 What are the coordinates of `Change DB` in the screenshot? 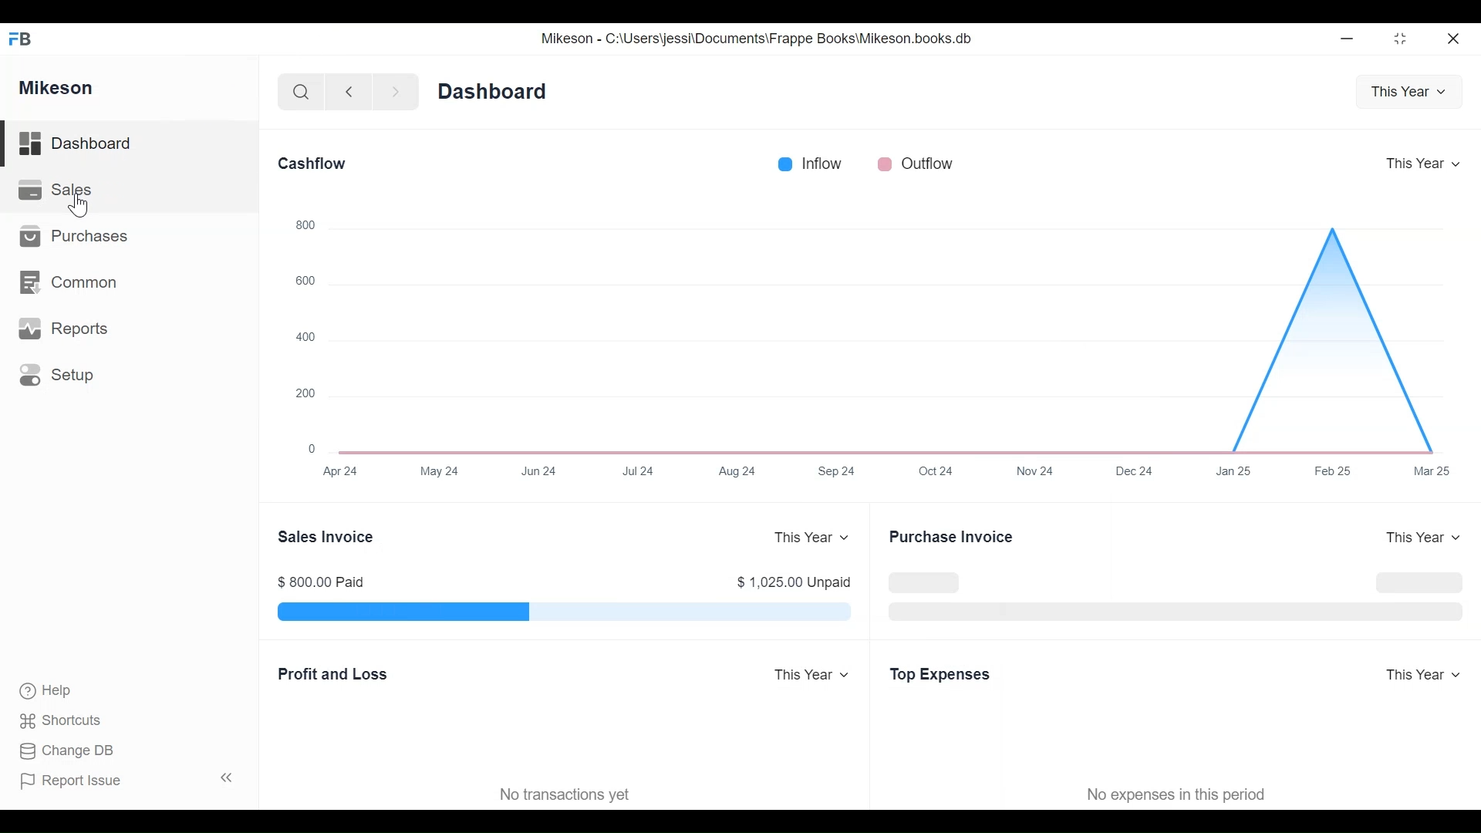 It's located at (71, 751).